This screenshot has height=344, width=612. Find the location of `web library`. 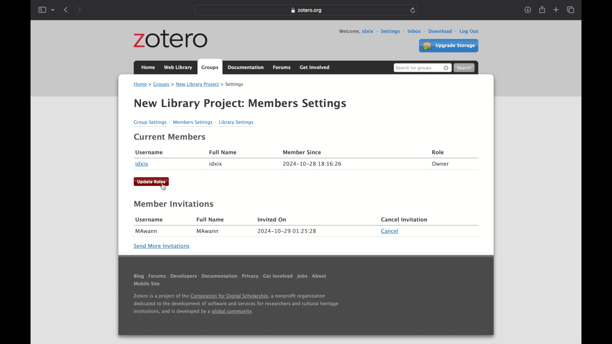

web library is located at coordinates (178, 68).